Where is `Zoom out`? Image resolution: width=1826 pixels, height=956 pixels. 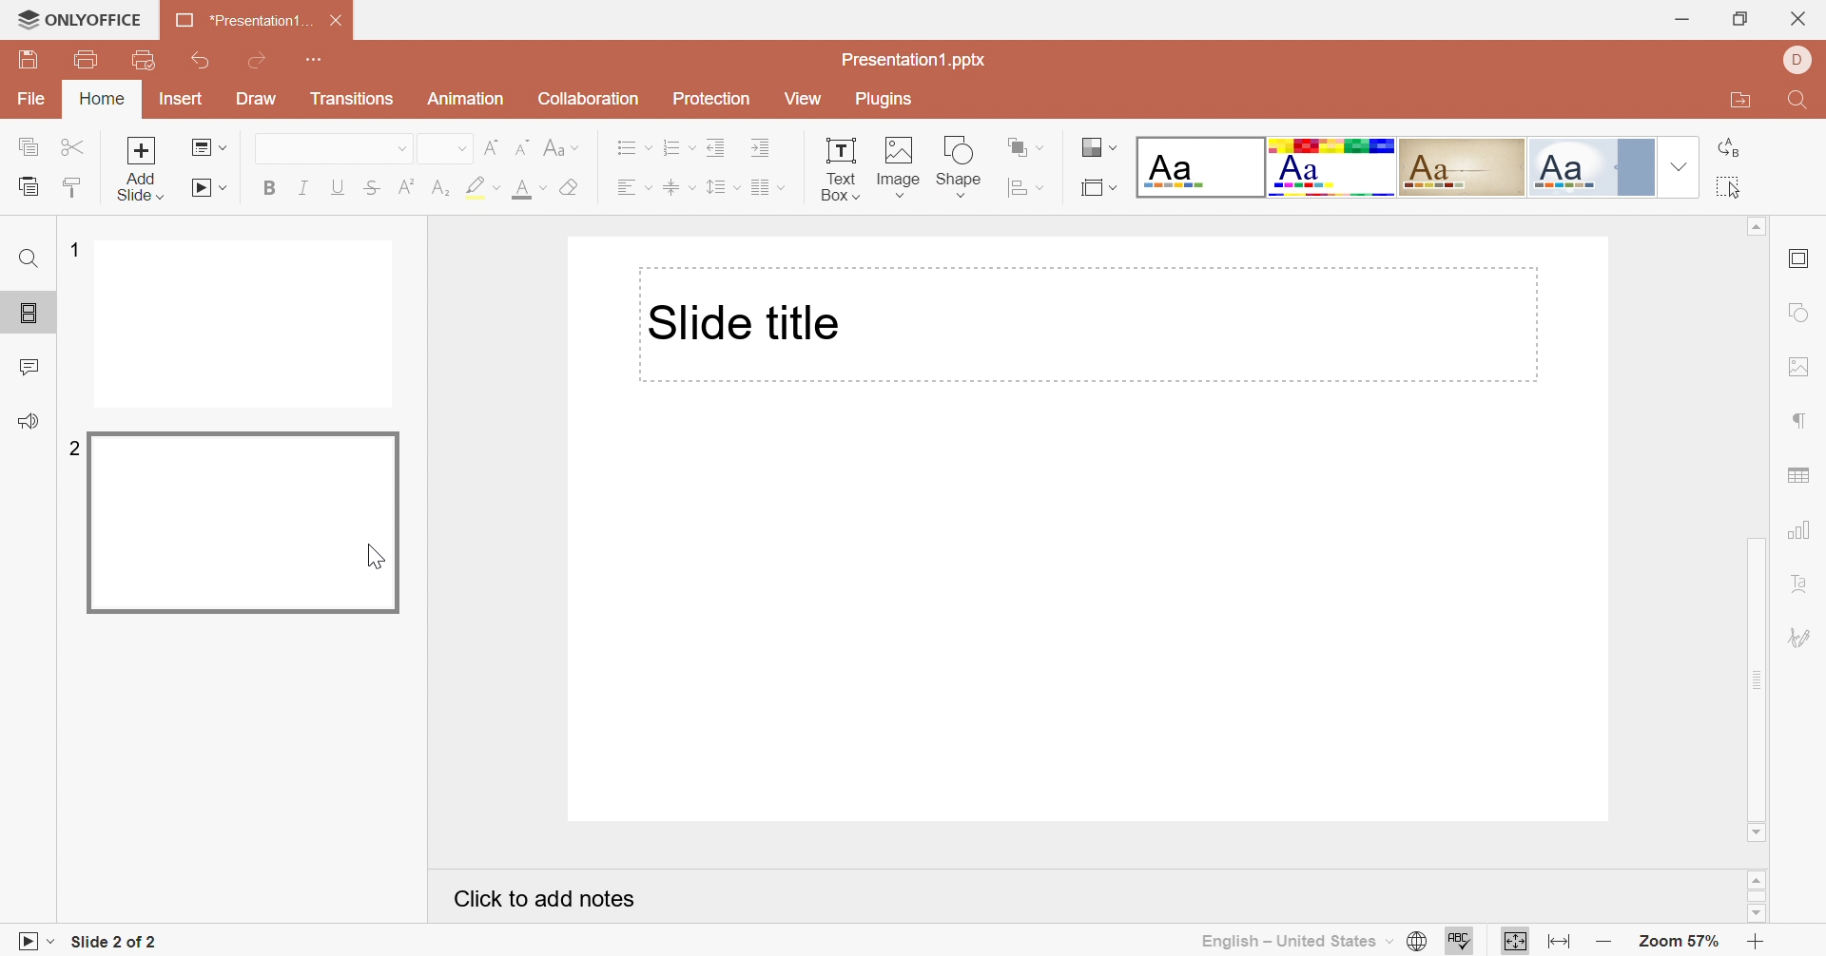 Zoom out is located at coordinates (1603, 943).